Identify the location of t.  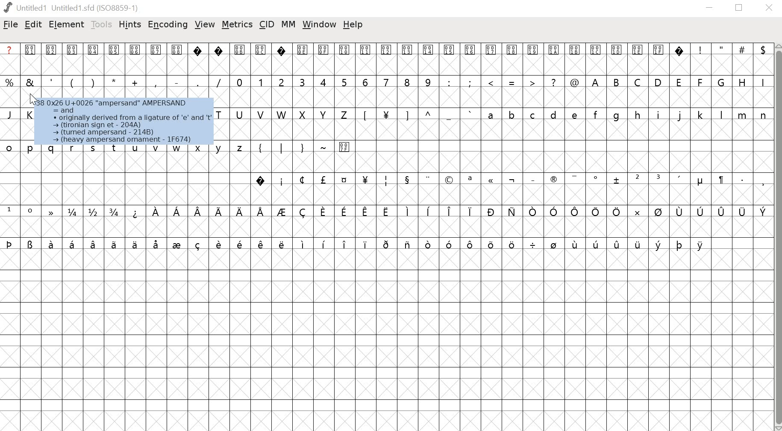
(115, 148).